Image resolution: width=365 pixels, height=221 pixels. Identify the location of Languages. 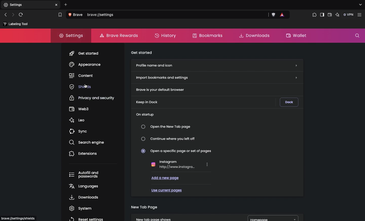
(84, 186).